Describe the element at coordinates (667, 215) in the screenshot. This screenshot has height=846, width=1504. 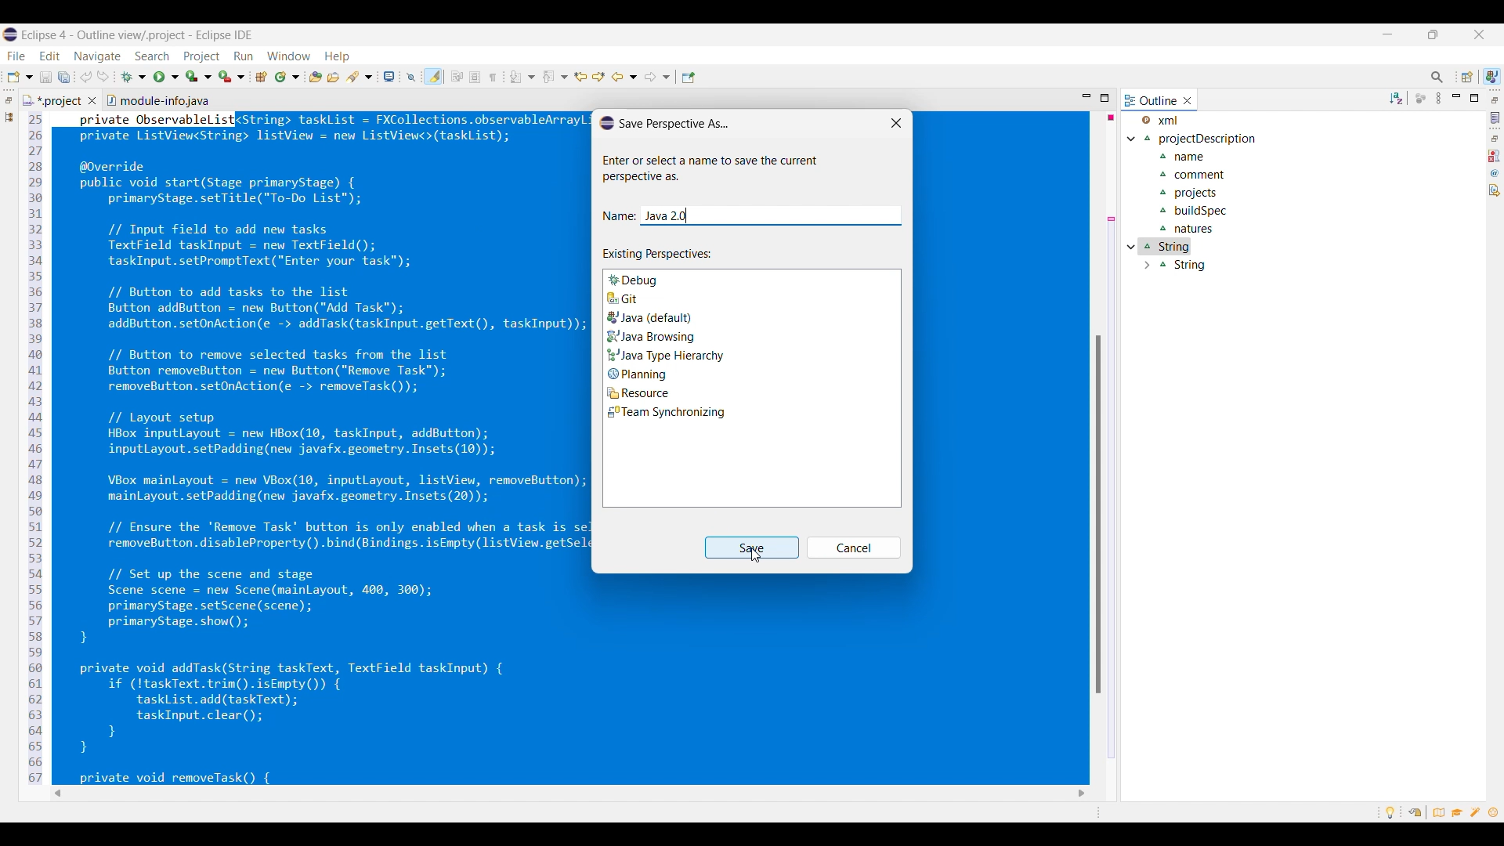
I see `Name of perspective pasted` at that location.